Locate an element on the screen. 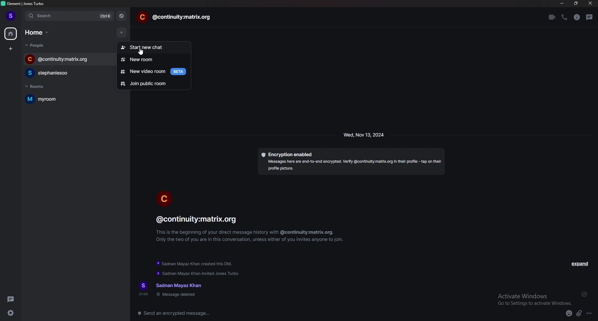 This screenshot has width=598, height=321. encryption enabled is located at coordinates (351, 161).